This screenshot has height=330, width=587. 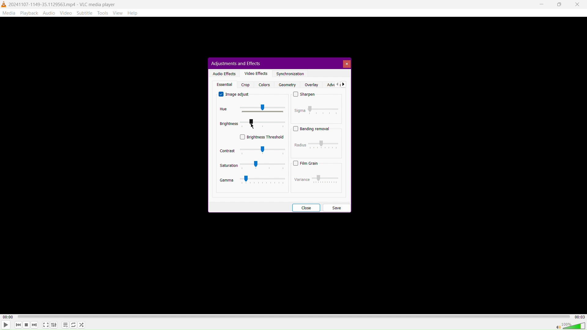 I want to click on Crop, so click(x=246, y=85).